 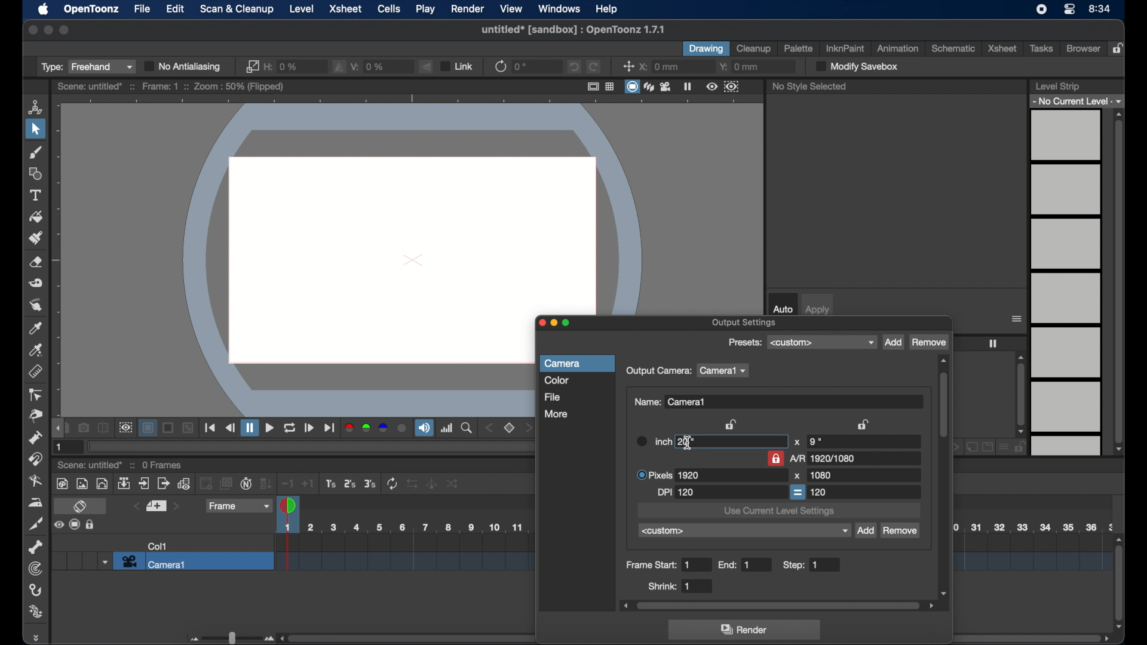 What do you see at coordinates (732, 424) in the screenshot?
I see `lock` at bounding box center [732, 424].